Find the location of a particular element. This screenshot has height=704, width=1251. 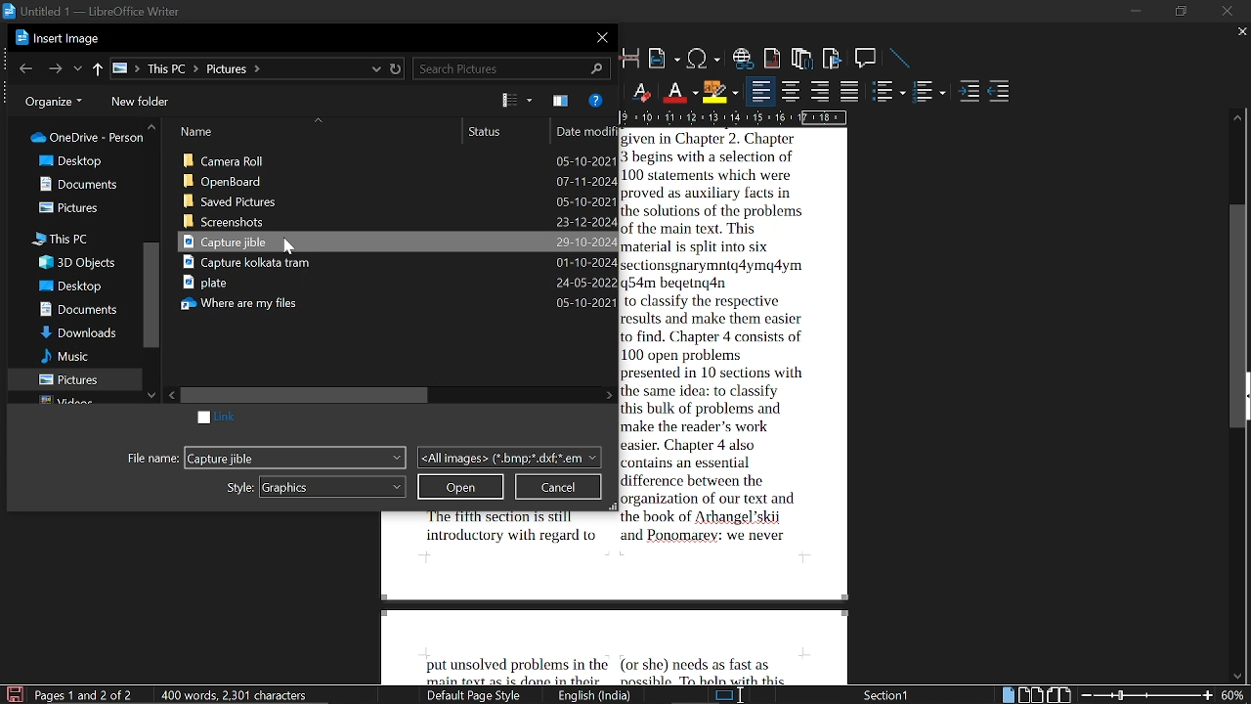

multiple page view is located at coordinates (1031, 694).